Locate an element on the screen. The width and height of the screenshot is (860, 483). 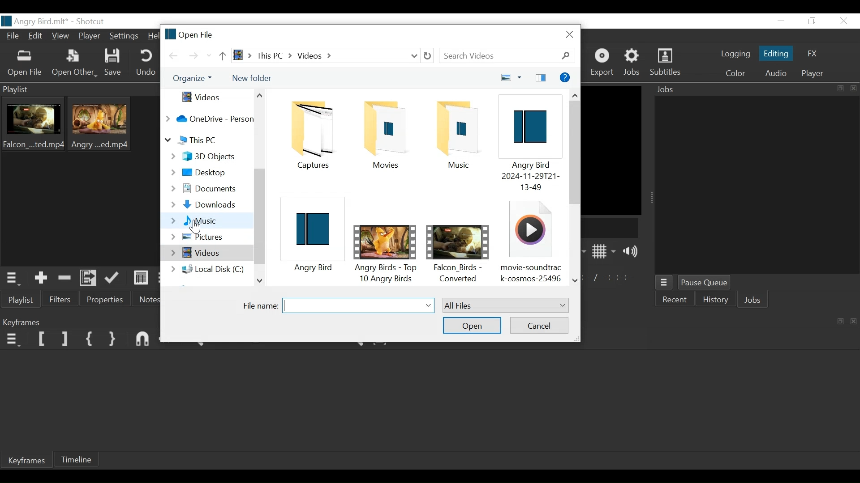
Snap is located at coordinates (143, 339).